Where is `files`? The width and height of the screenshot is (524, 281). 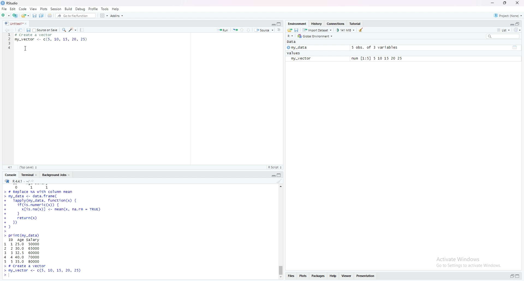
files is located at coordinates (292, 276).